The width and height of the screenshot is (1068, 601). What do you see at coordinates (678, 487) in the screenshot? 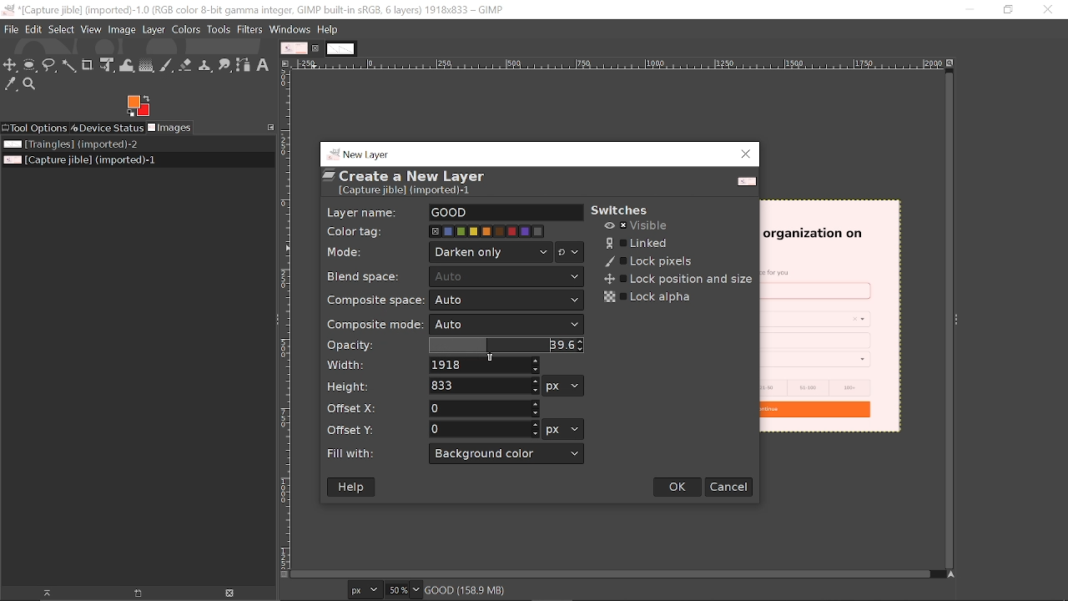
I see `Ok` at bounding box center [678, 487].